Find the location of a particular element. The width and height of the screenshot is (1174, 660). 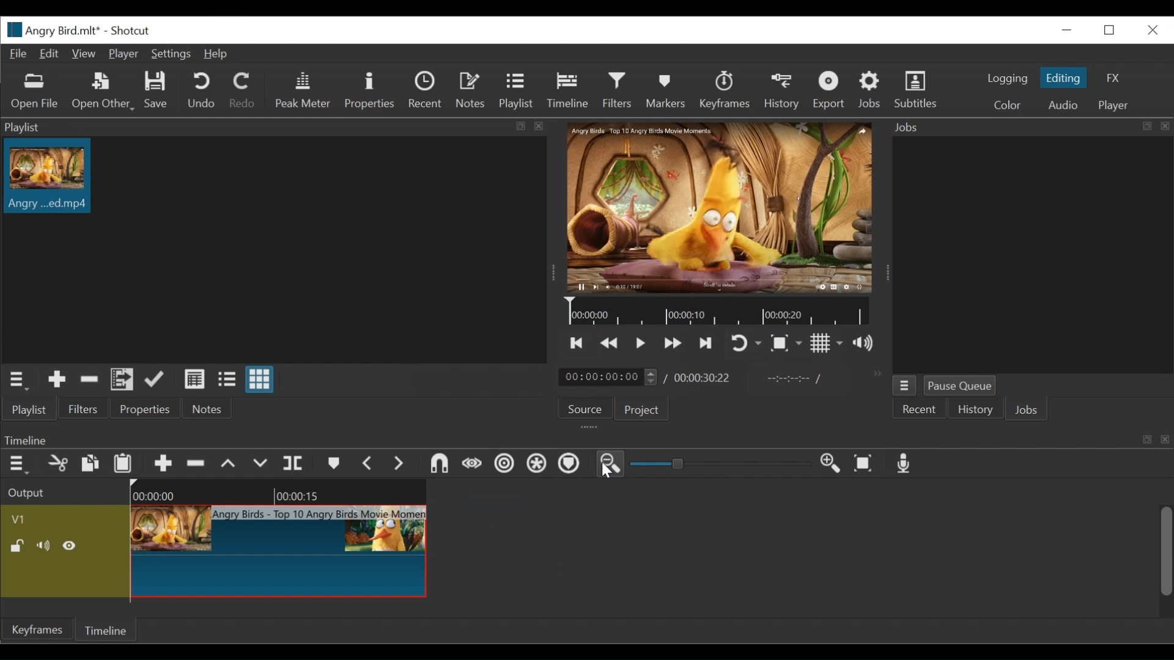

Recent is located at coordinates (425, 89).